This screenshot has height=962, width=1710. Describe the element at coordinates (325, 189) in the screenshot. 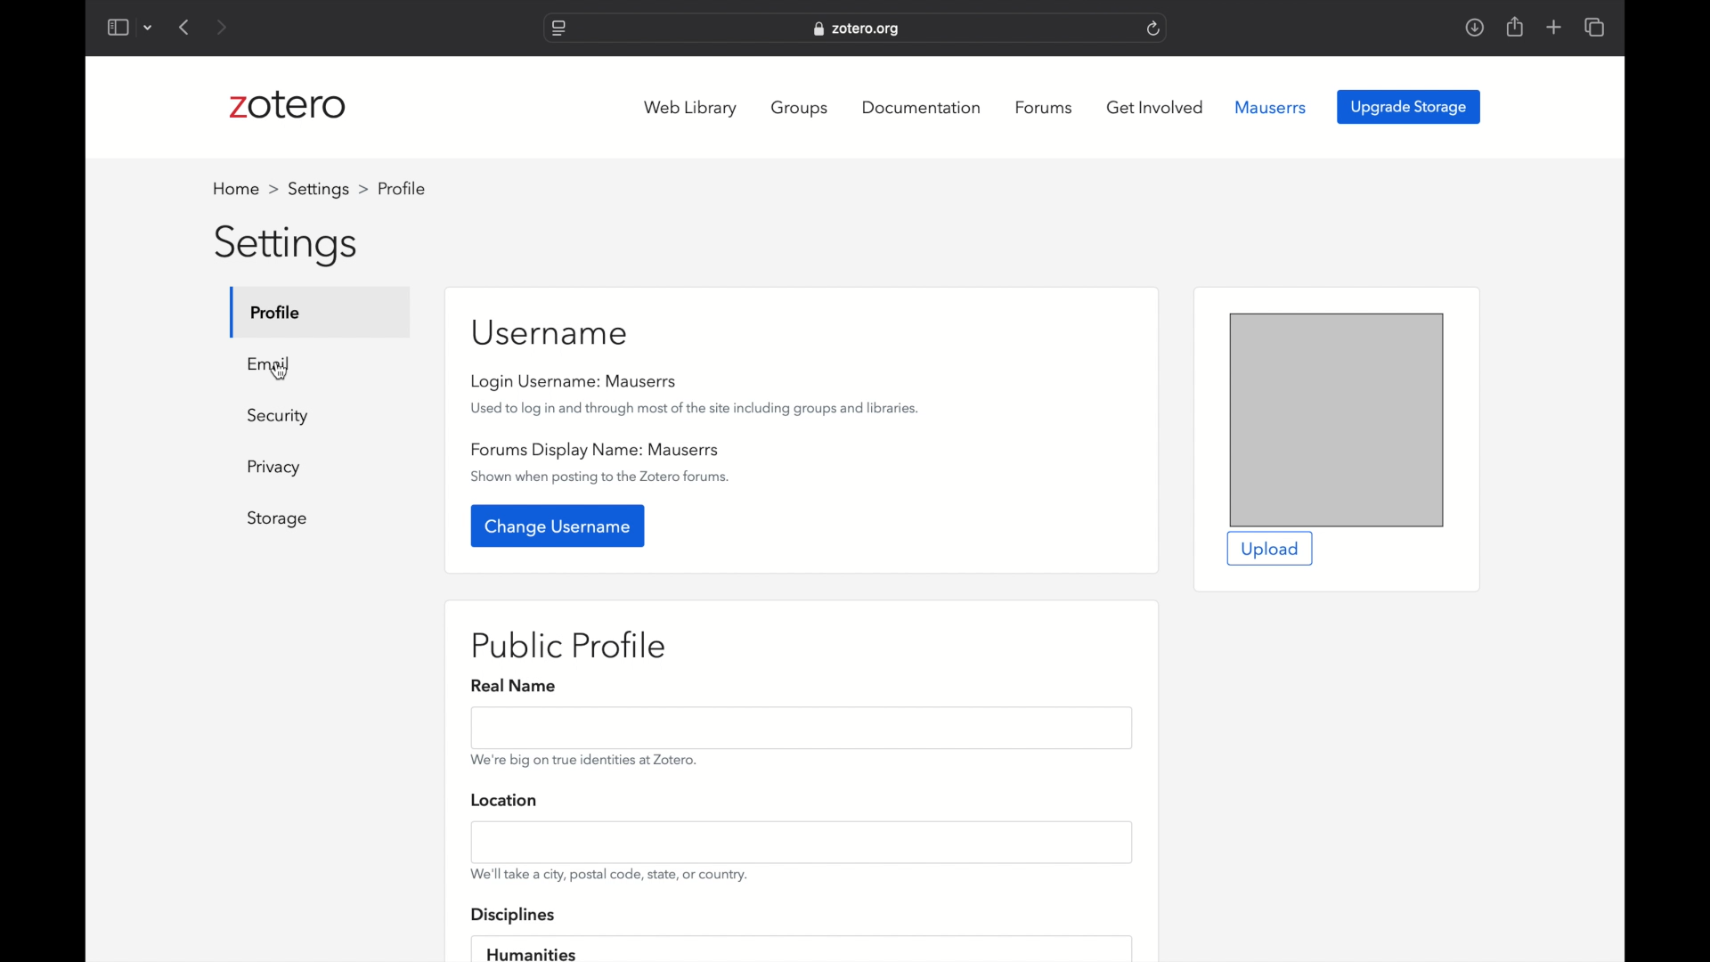

I see `settings` at that location.